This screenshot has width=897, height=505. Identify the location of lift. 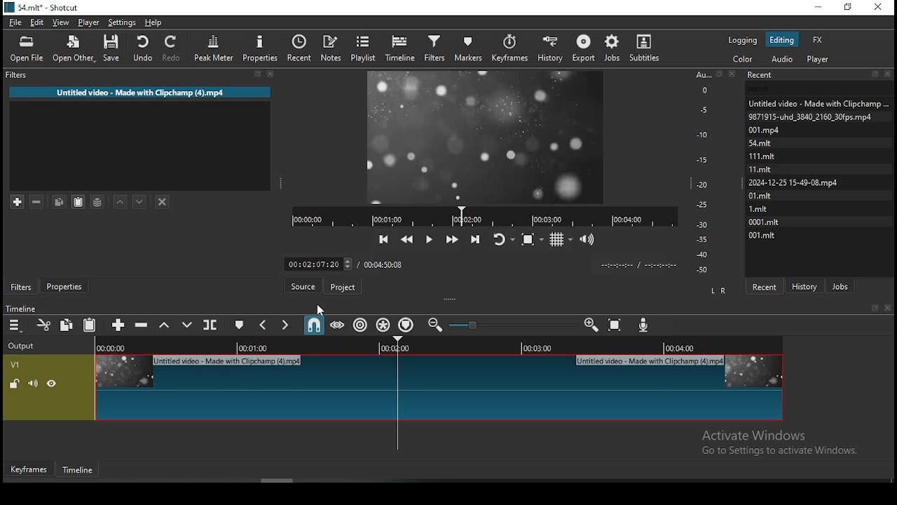
(164, 325).